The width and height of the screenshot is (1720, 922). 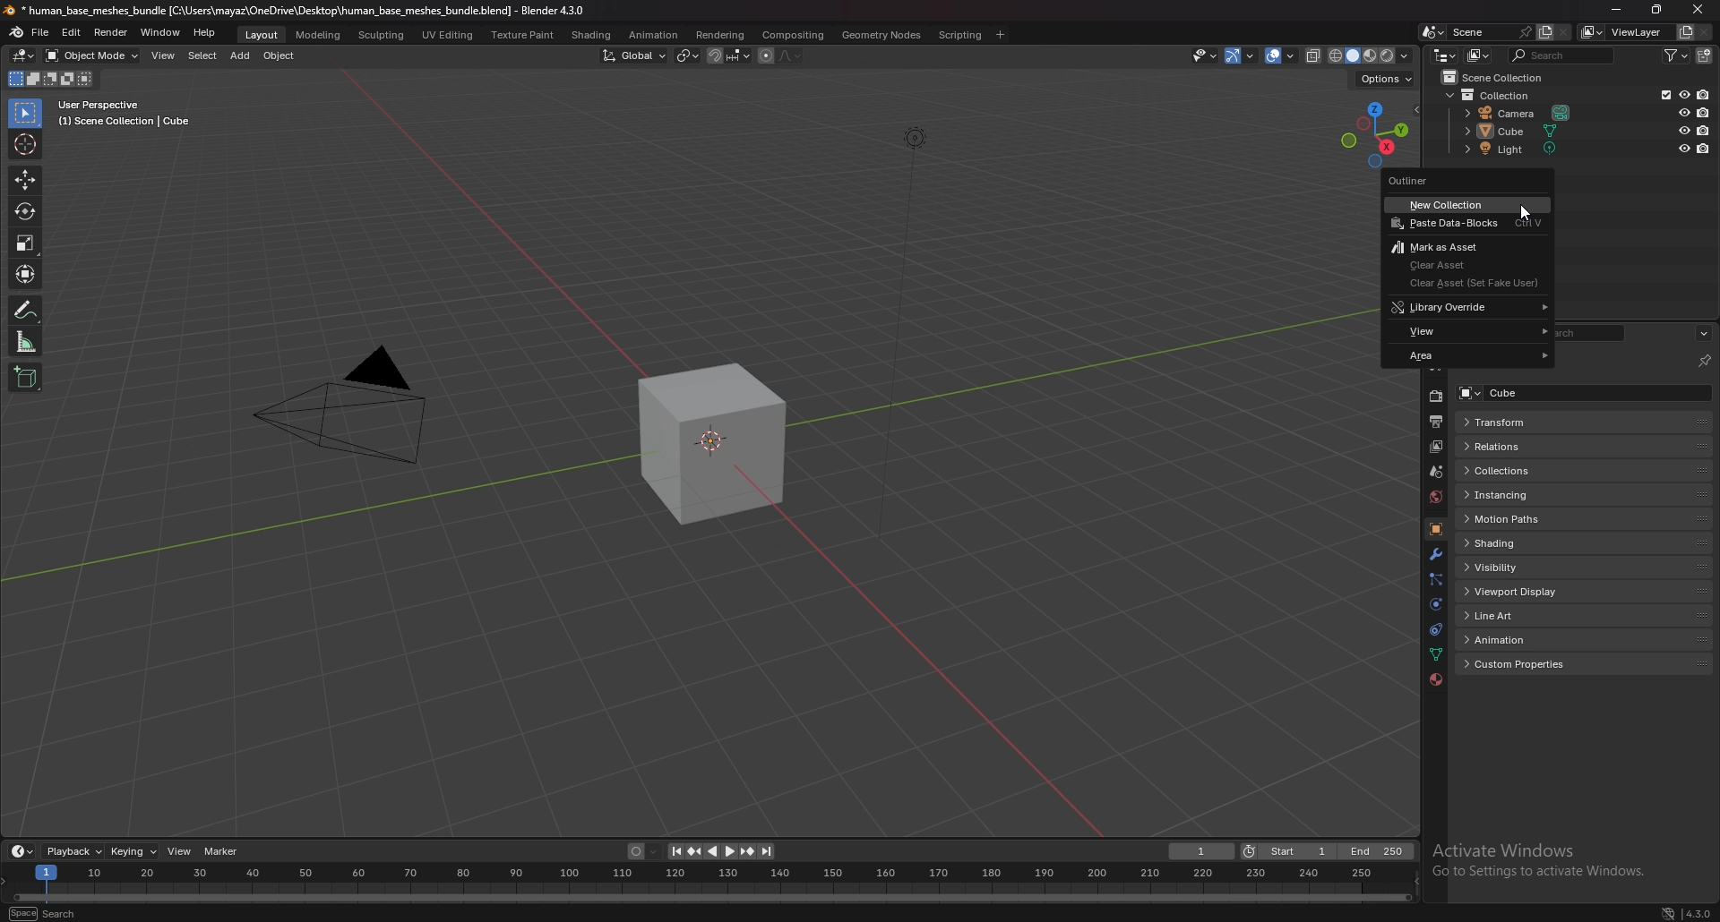 I want to click on cursor, so click(x=1521, y=209).